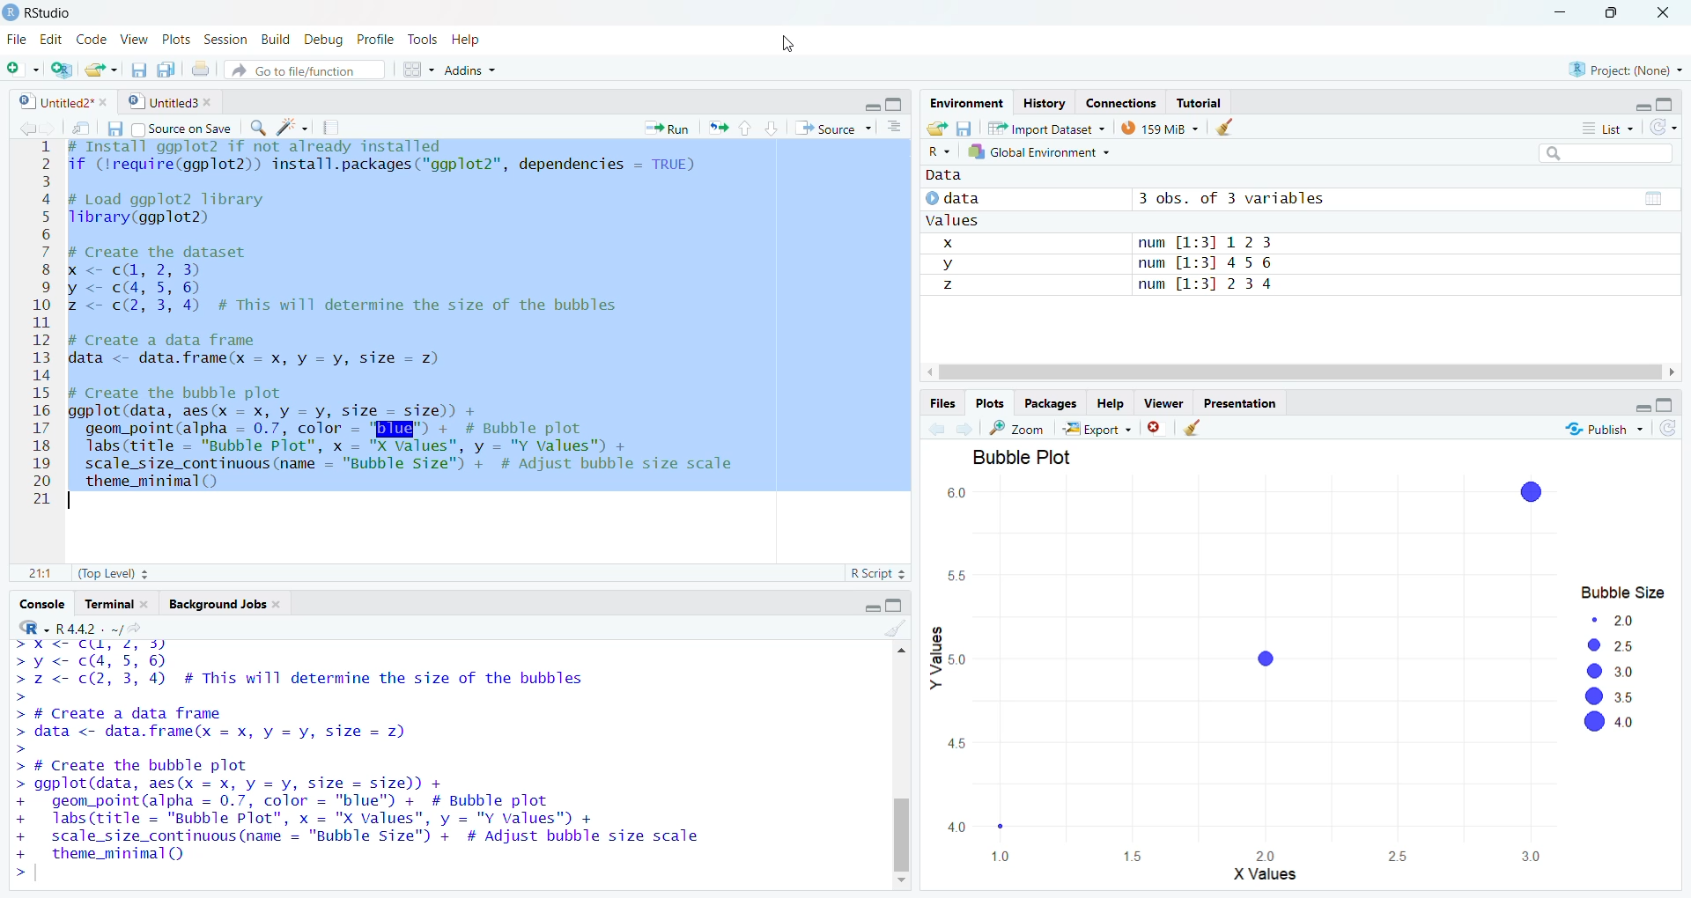 Image resolution: width=1691 pixels, height=898 pixels. Describe the element at coordinates (1119, 100) in the screenshot. I see `Connections` at that location.